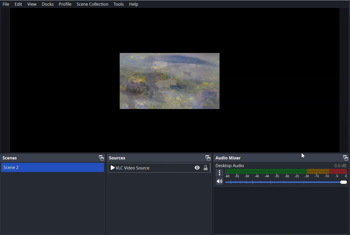  Describe the element at coordinates (65, 4) in the screenshot. I see `Profile` at that location.